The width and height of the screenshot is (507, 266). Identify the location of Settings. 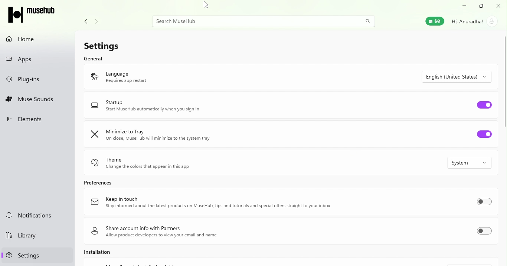
(36, 256).